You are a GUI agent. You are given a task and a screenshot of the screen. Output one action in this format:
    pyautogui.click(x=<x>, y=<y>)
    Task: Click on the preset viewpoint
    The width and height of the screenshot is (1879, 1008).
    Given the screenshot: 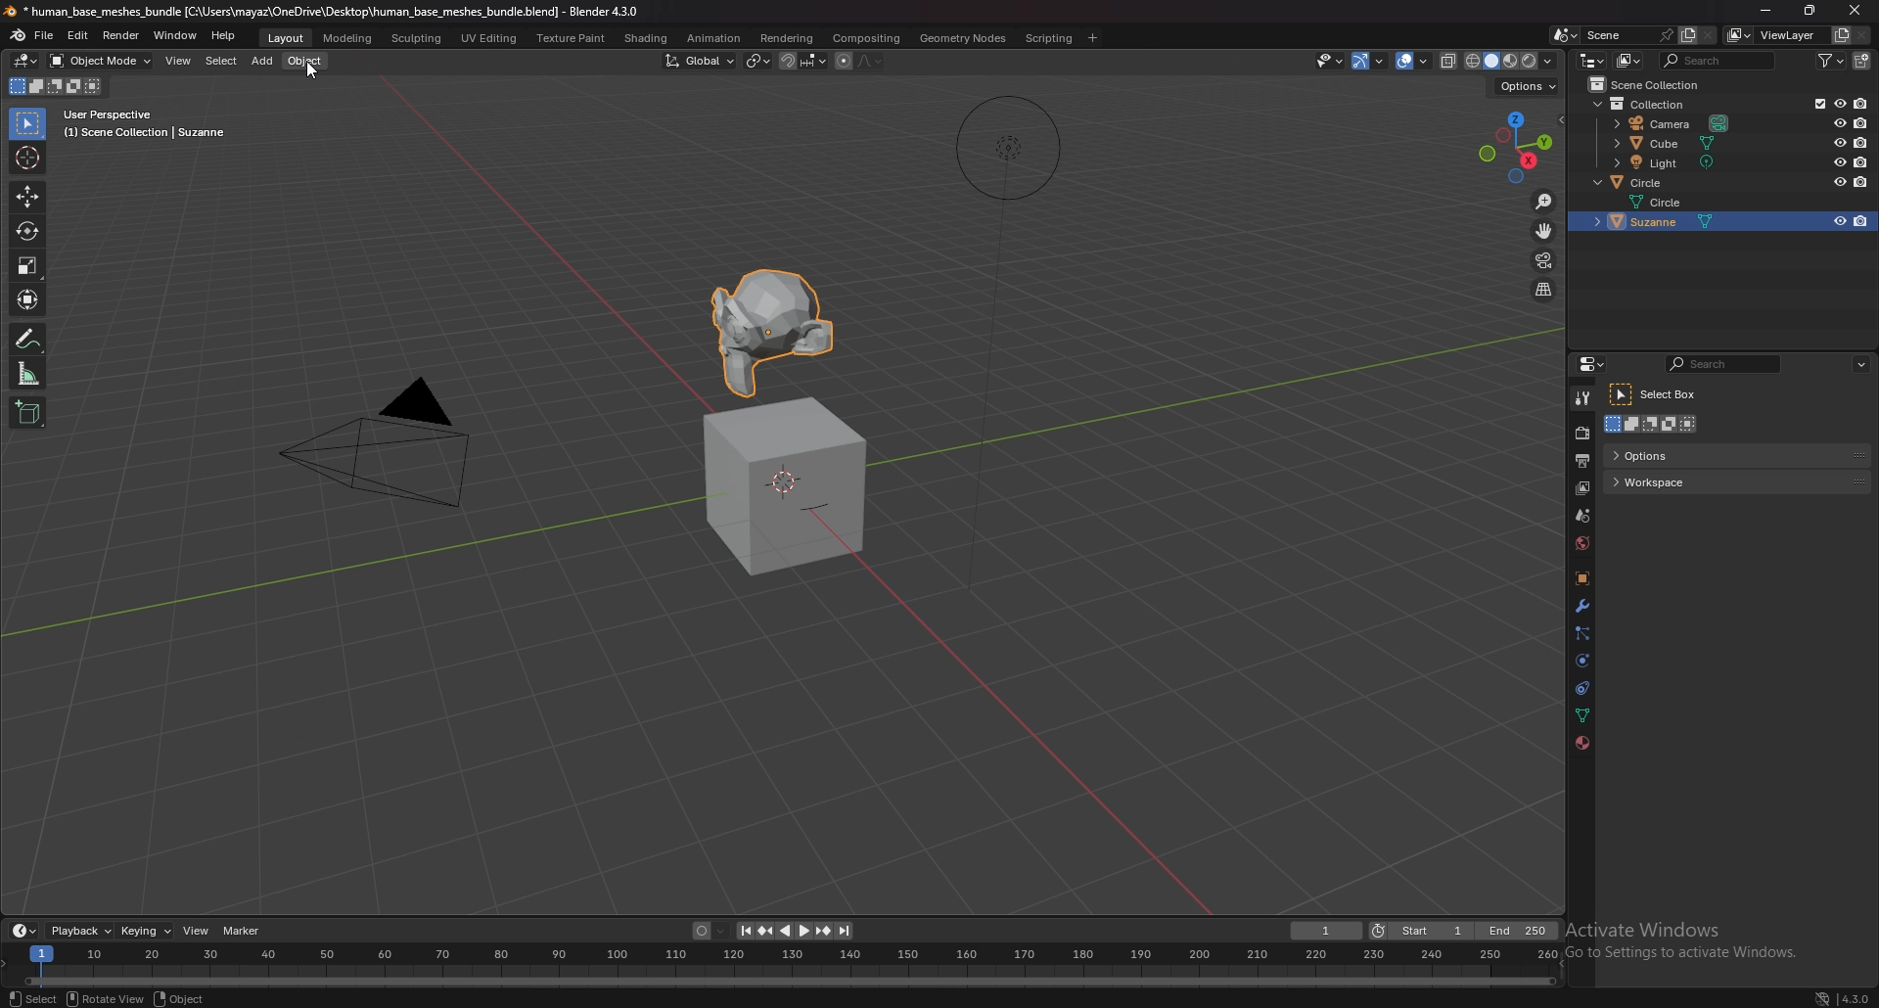 What is the action you would take?
    pyautogui.click(x=1519, y=147)
    